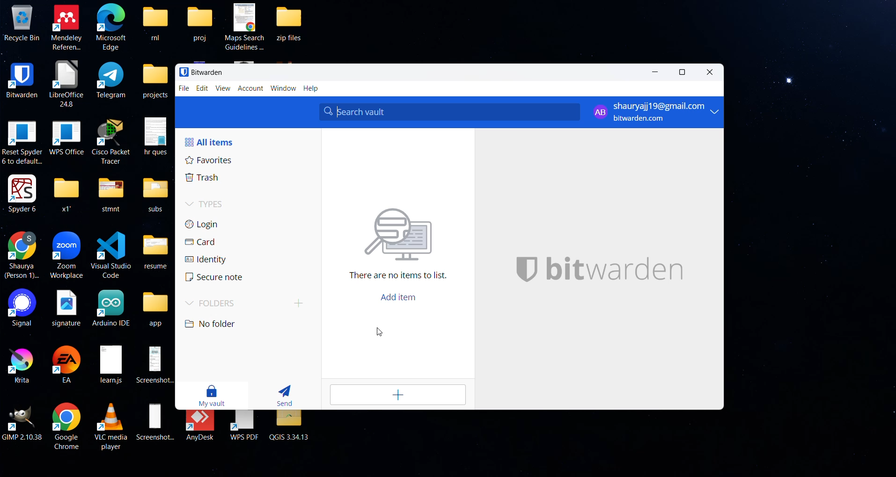 This screenshot has width=896, height=477. Describe the element at coordinates (156, 136) in the screenshot. I see `hr ques` at that location.